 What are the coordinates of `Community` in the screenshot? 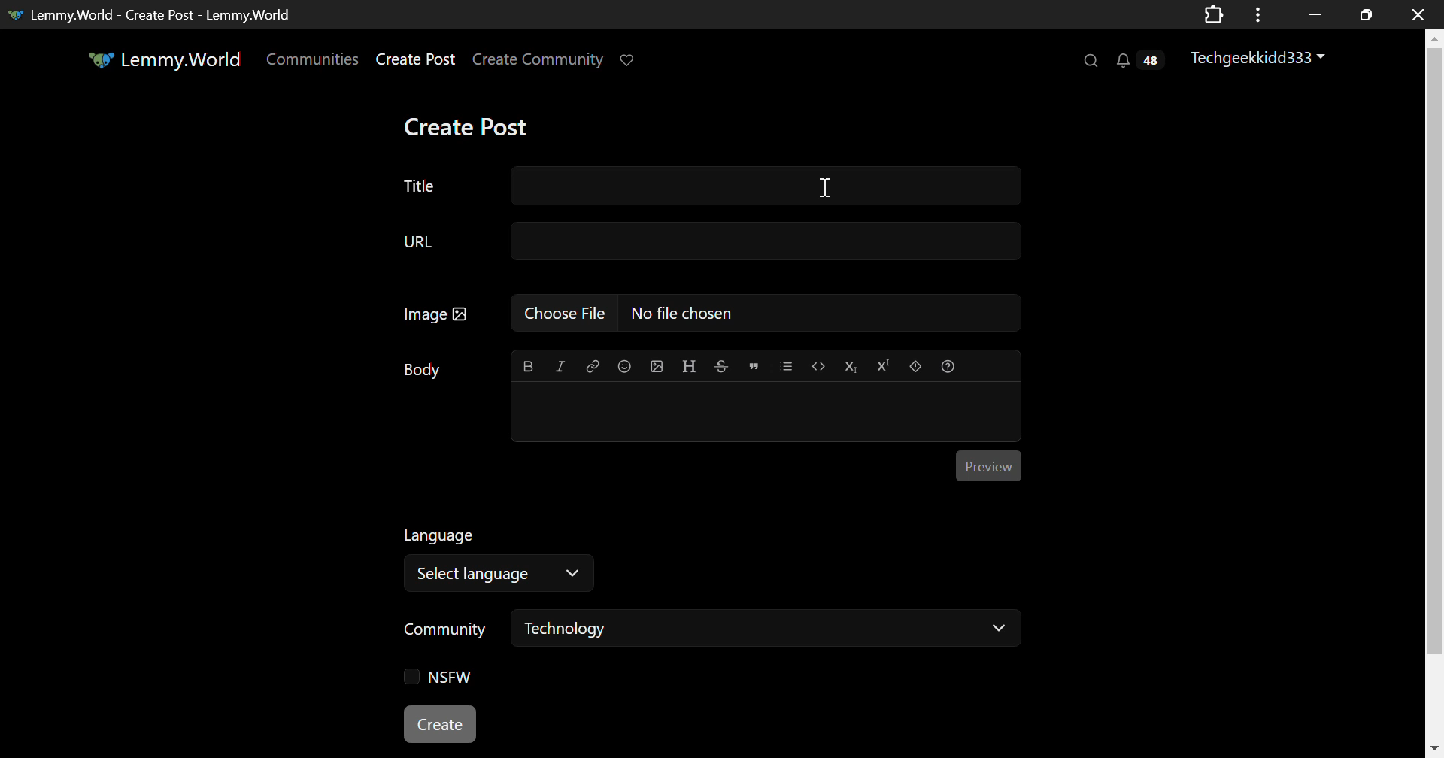 It's located at (445, 629).